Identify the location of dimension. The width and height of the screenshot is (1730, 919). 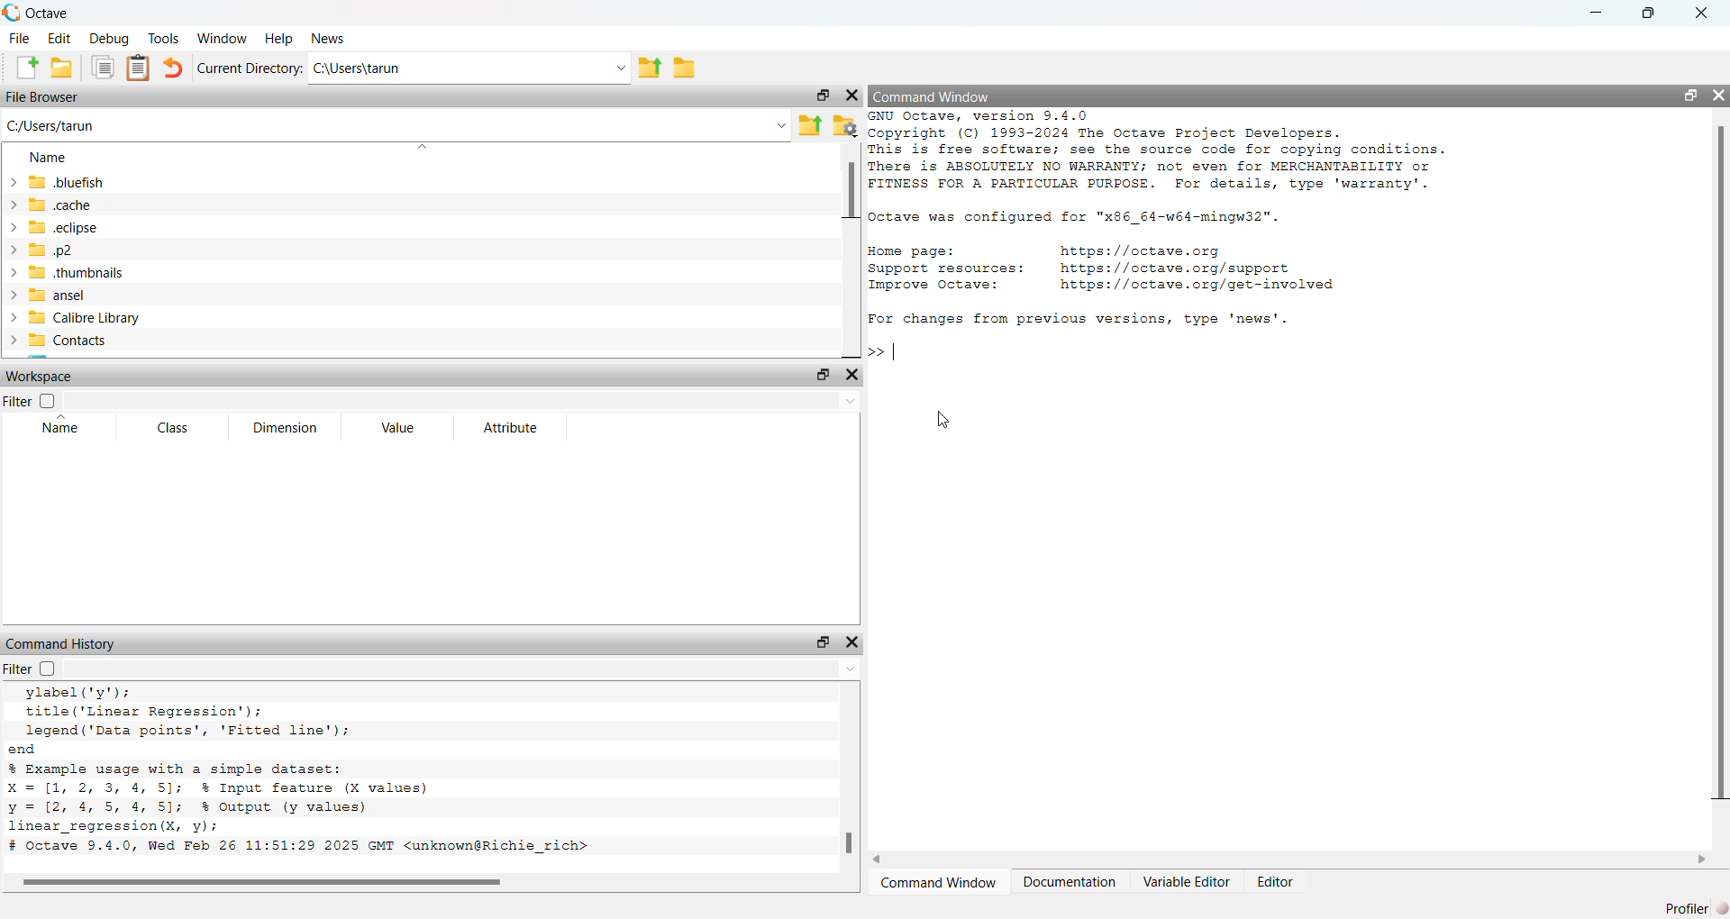
(284, 429).